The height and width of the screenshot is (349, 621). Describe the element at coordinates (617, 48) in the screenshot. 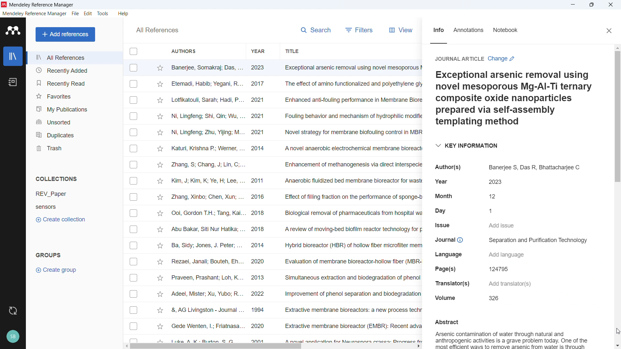

I see `Scroll up ` at that location.